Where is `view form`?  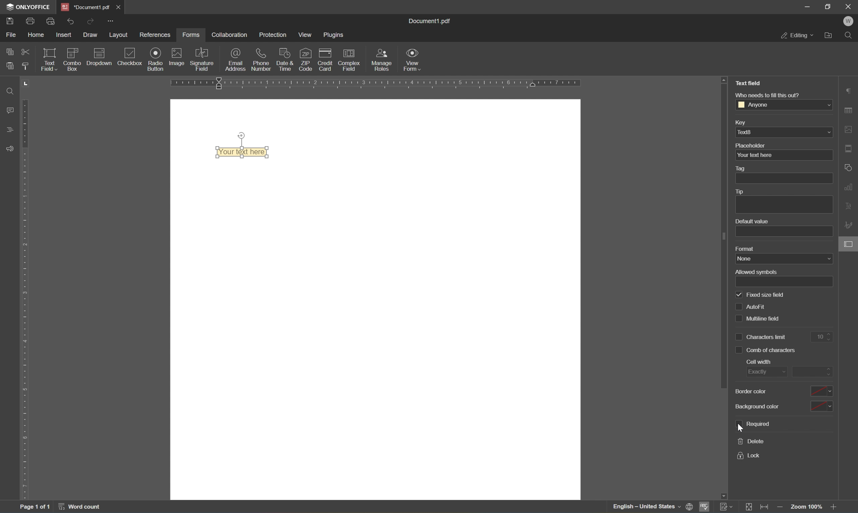 view form is located at coordinates (413, 59).